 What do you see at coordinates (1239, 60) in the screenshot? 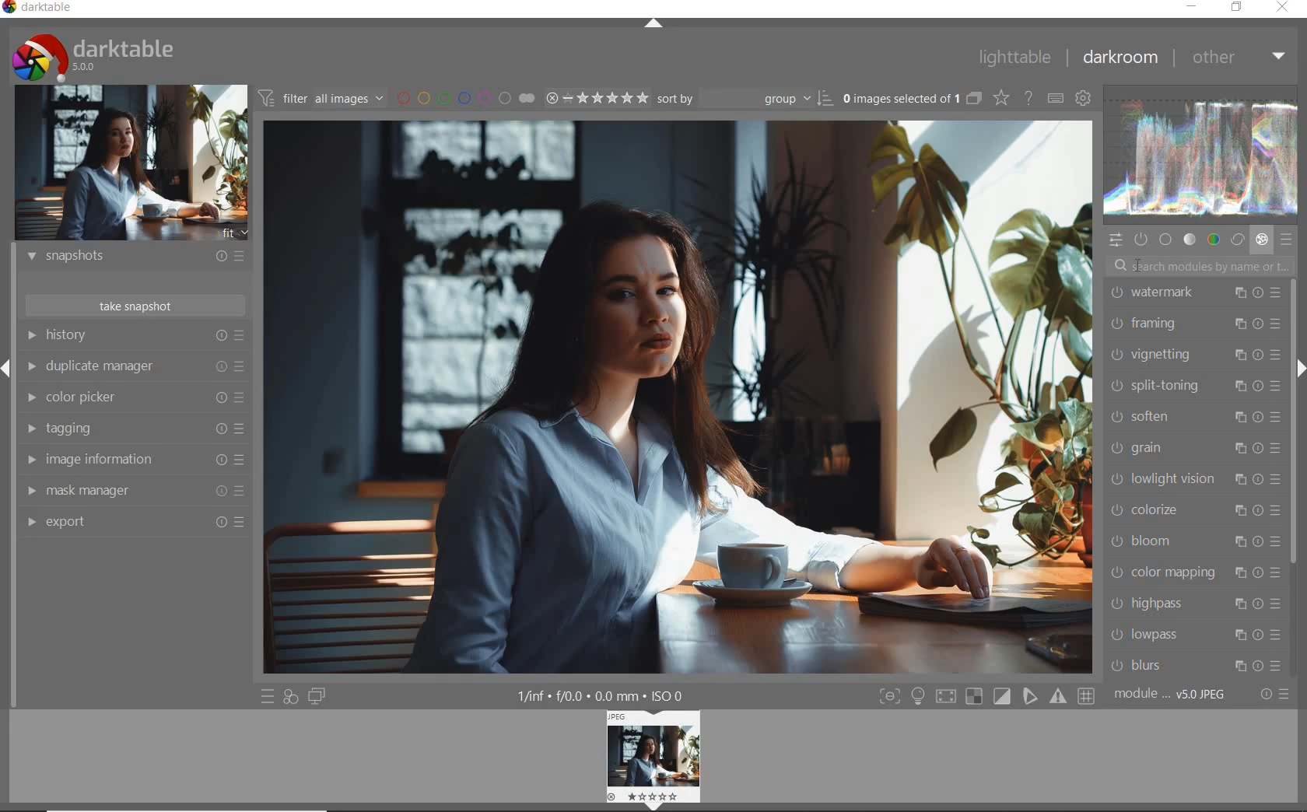
I see `other` at bounding box center [1239, 60].